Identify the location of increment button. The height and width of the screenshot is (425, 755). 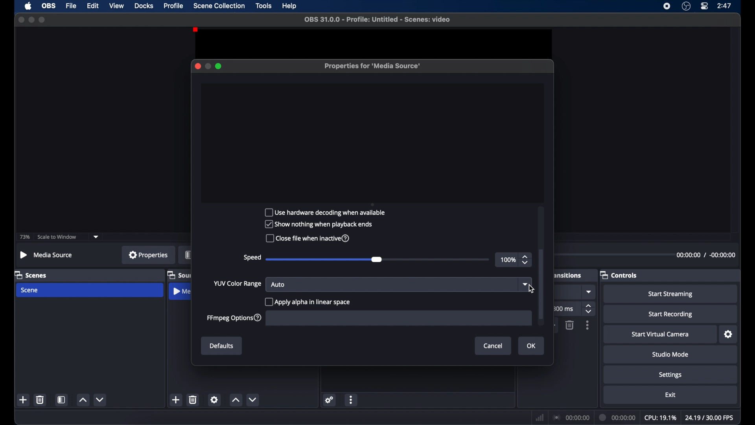
(83, 400).